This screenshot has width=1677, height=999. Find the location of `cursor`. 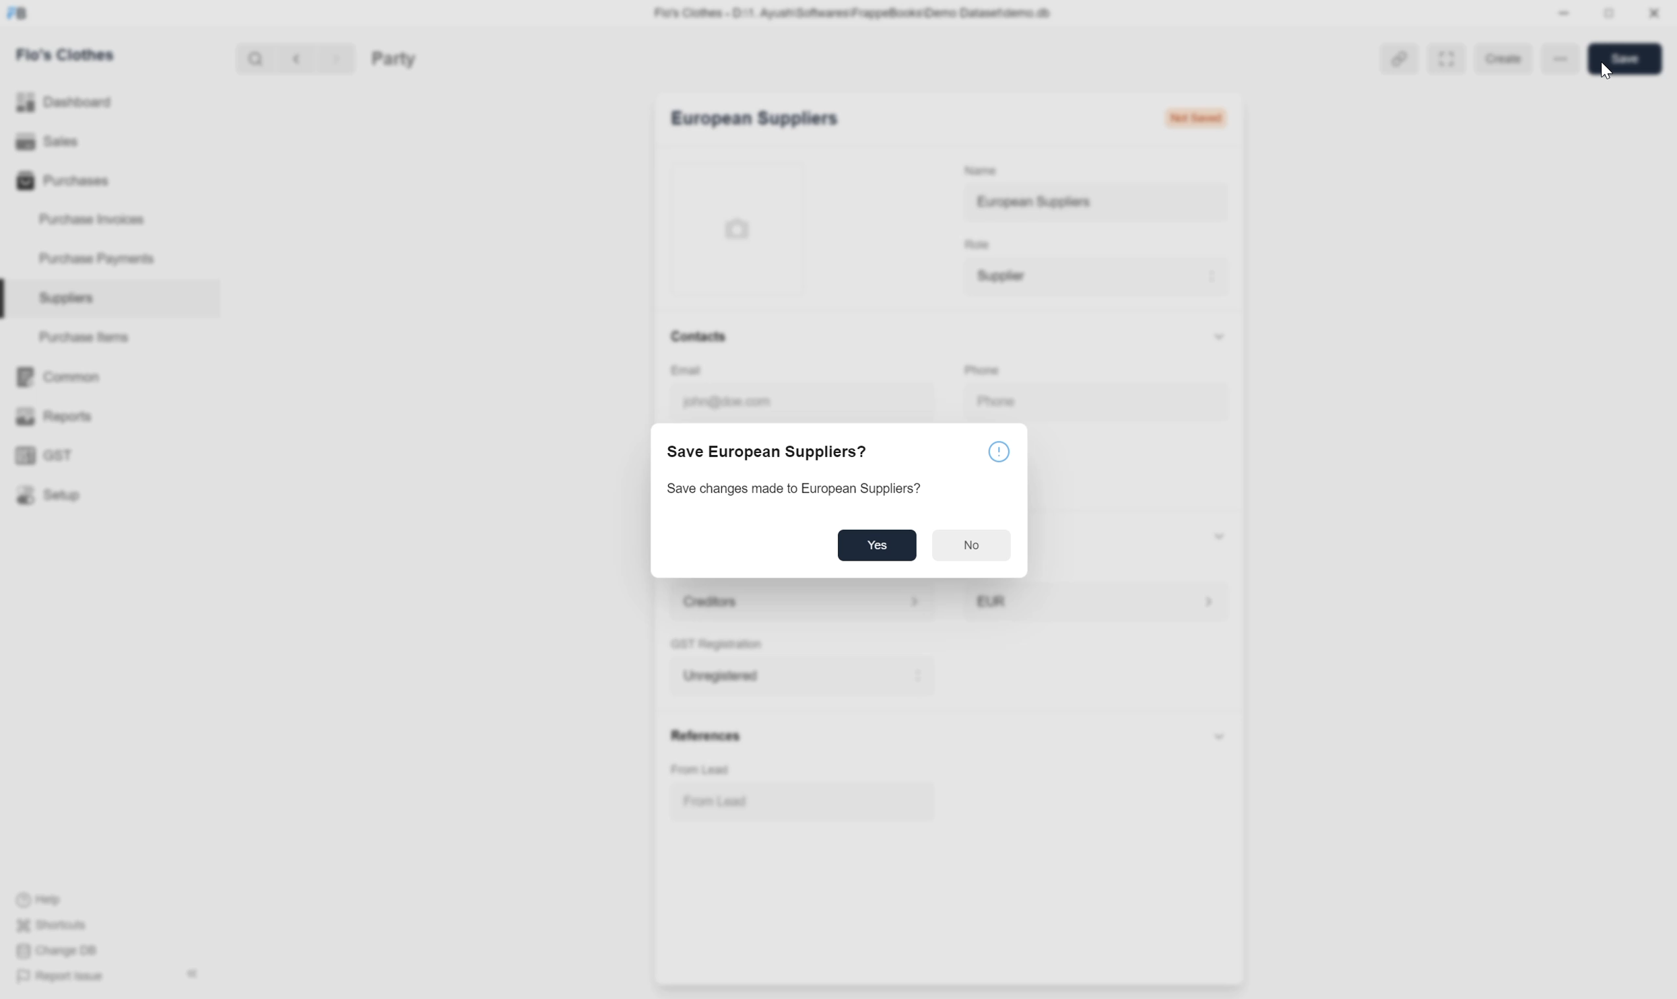

cursor is located at coordinates (1609, 71).